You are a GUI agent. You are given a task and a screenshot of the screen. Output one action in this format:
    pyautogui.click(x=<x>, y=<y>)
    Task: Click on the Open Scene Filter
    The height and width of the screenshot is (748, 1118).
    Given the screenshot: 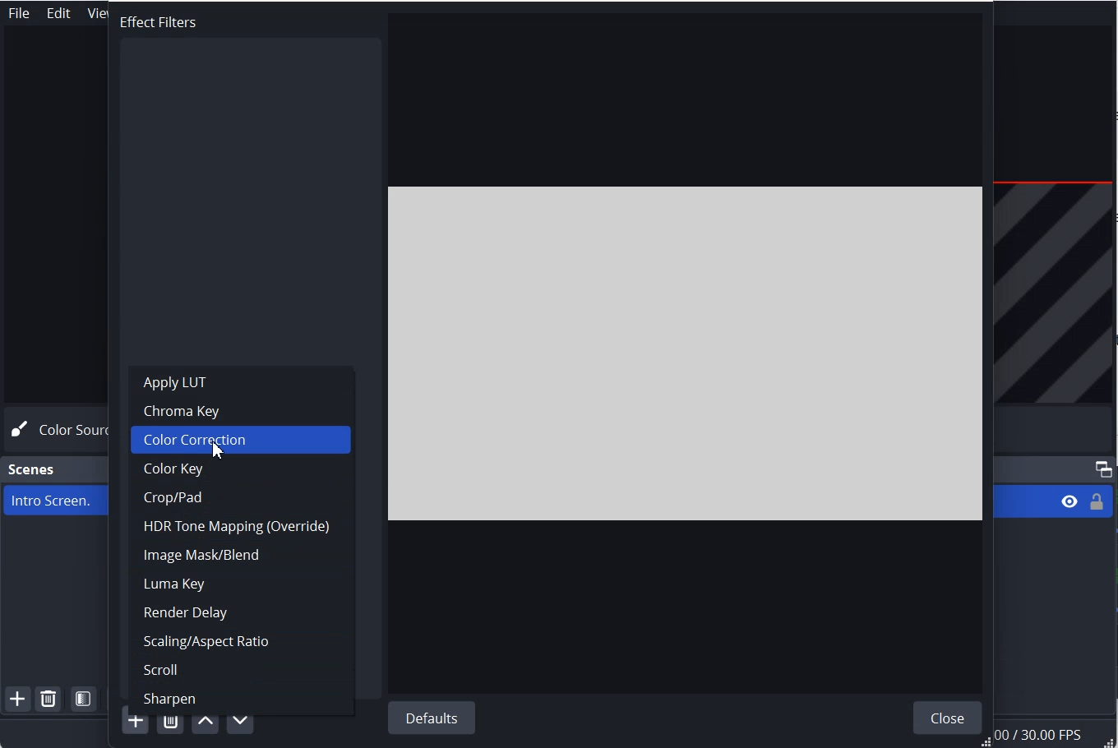 What is the action you would take?
    pyautogui.click(x=85, y=699)
    